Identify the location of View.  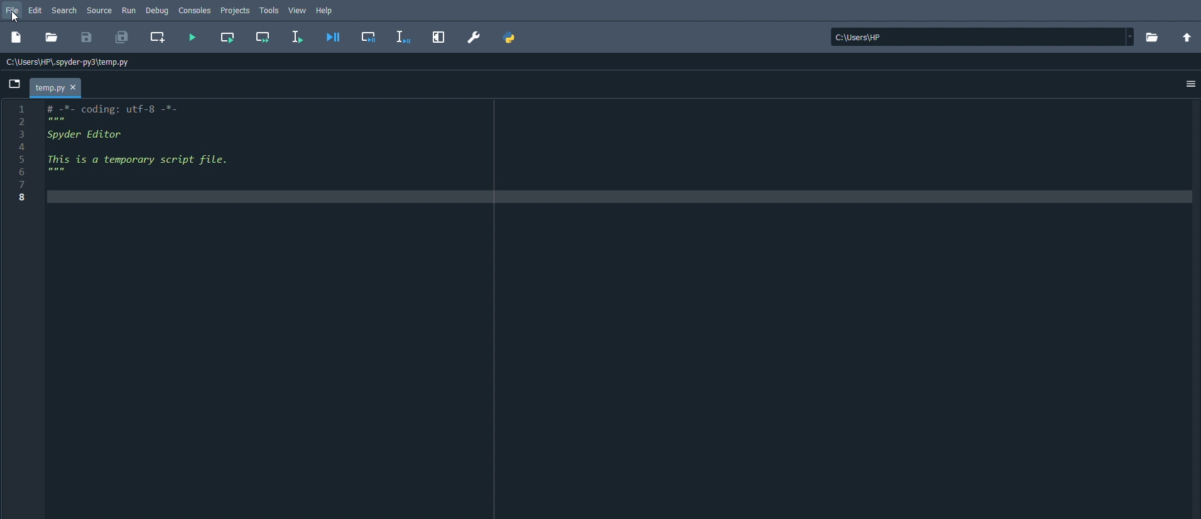
(298, 9).